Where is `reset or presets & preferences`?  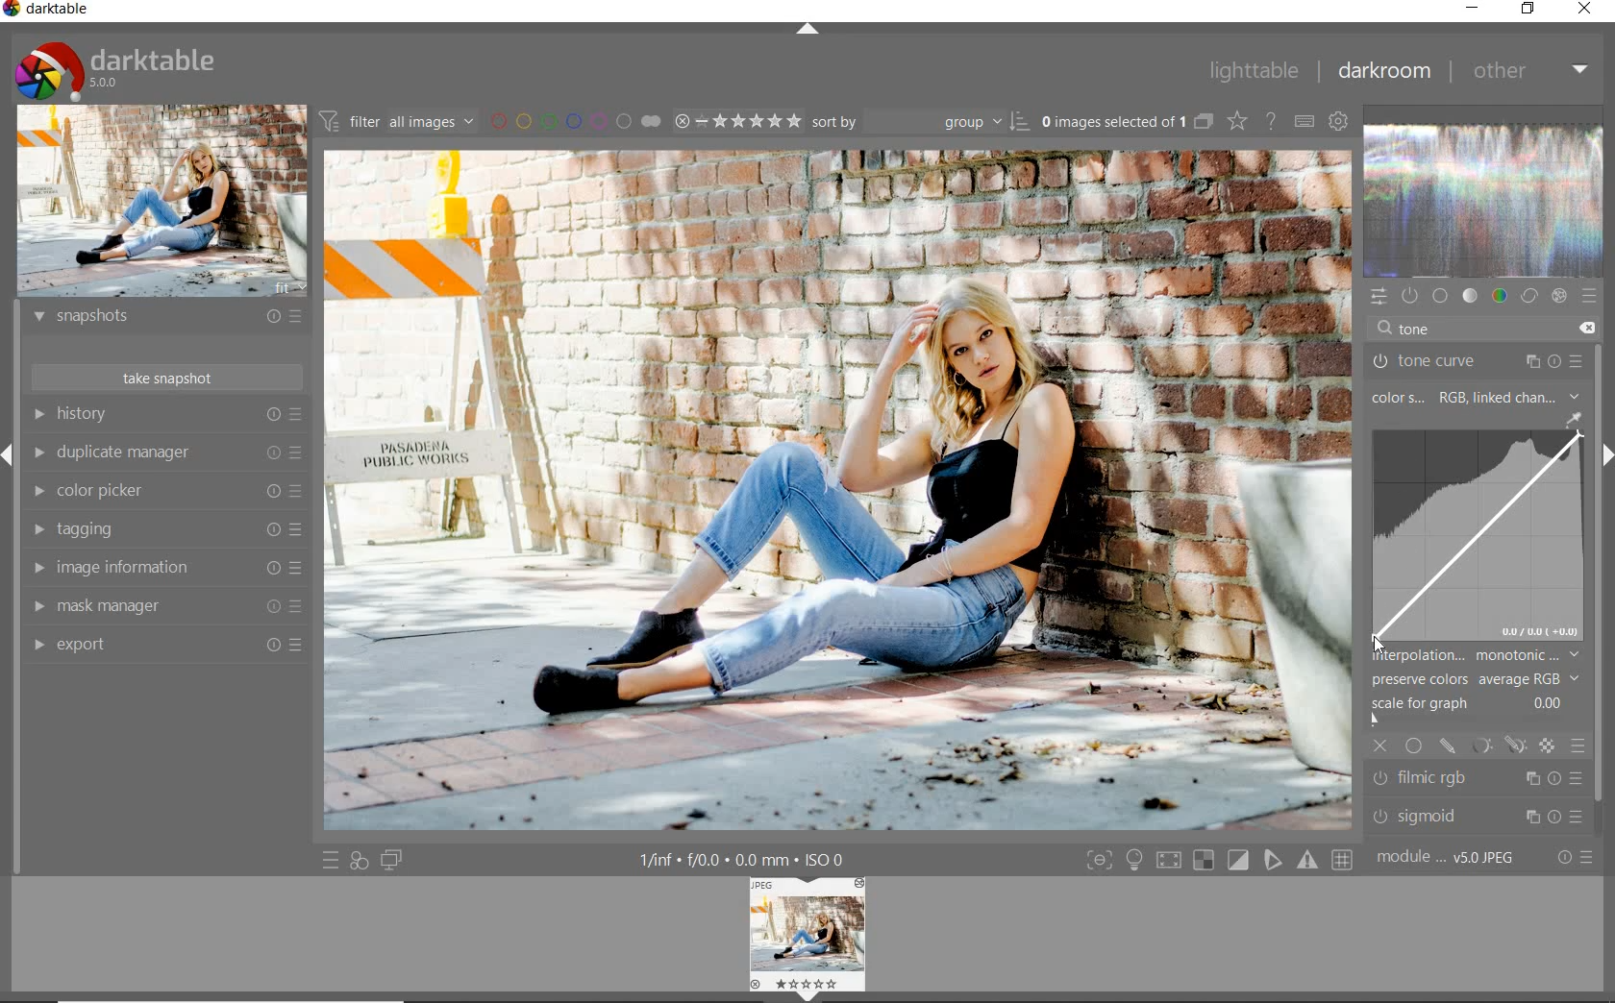
reset or presets & preferences is located at coordinates (1572, 858).